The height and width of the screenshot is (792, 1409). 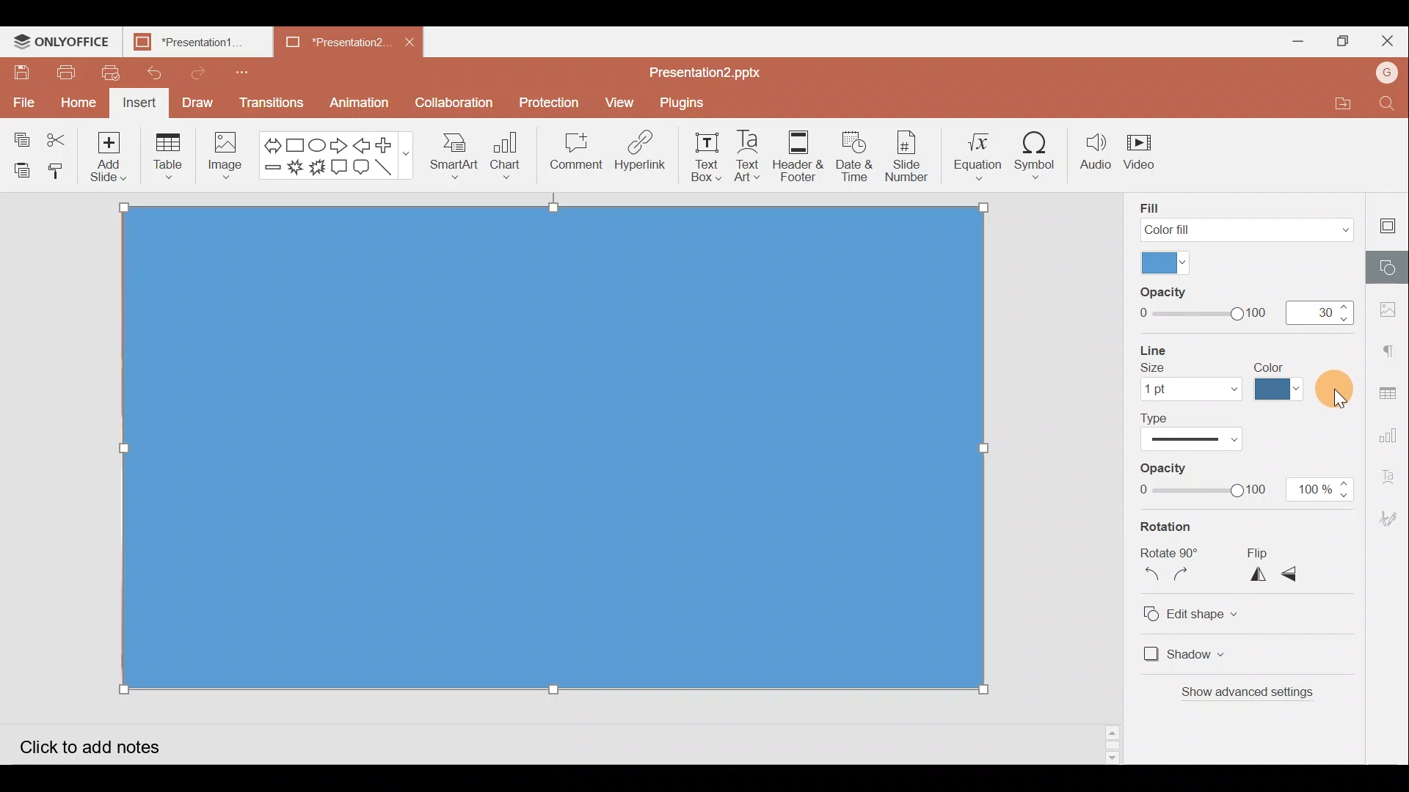 What do you see at coordinates (1391, 385) in the screenshot?
I see `Table settings` at bounding box center [1391, 385].